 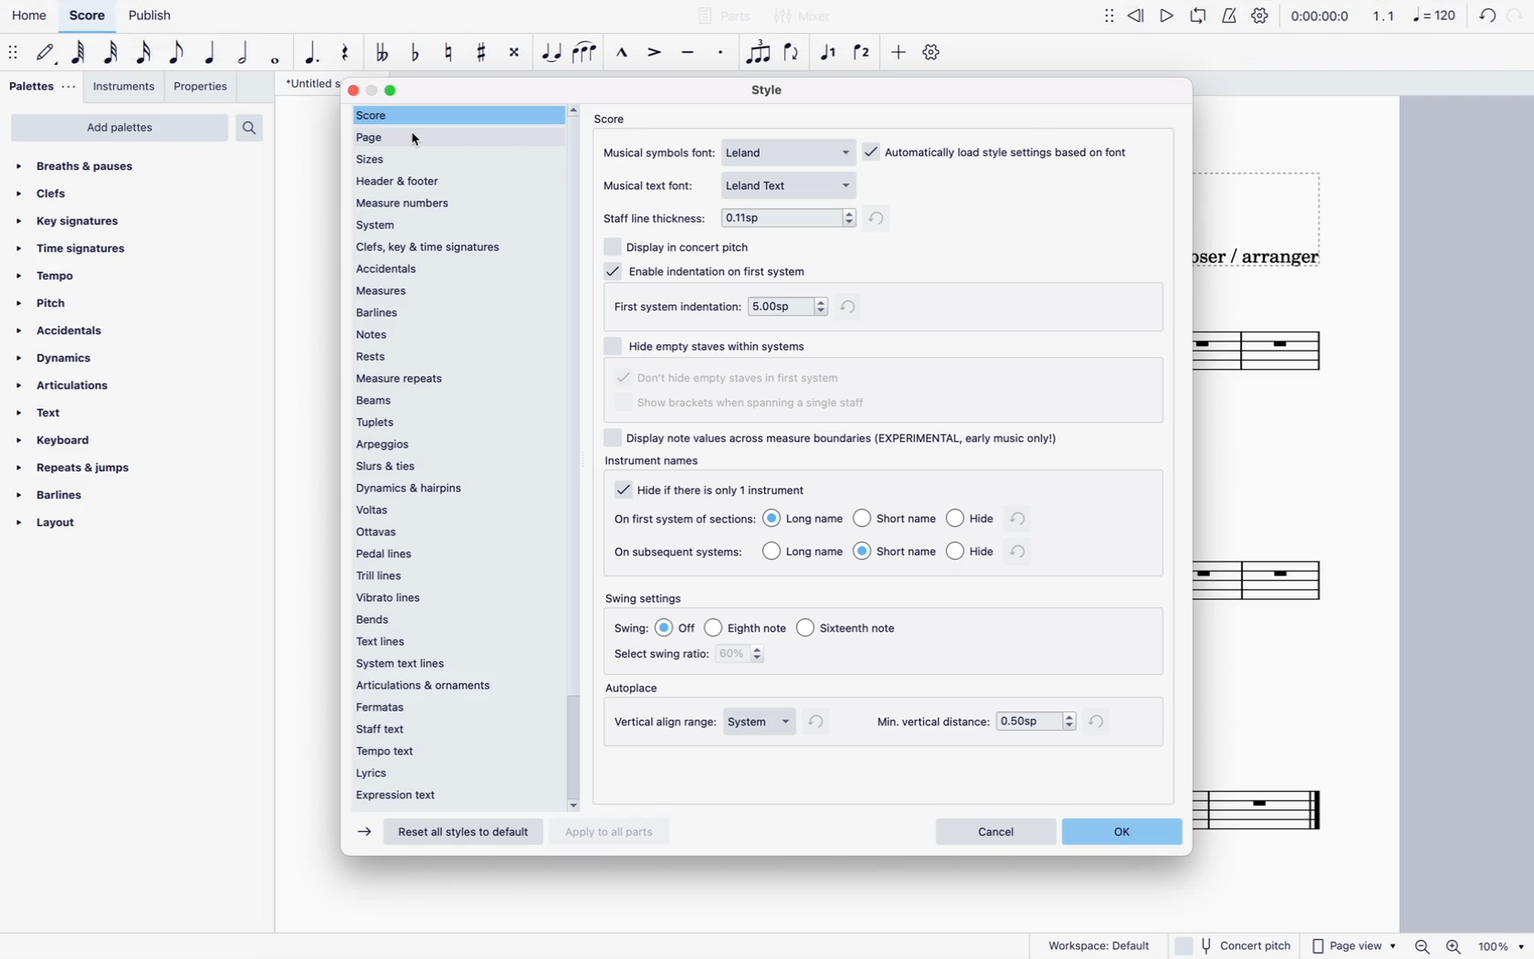 I want to click on text, so click(x=50, y=415).